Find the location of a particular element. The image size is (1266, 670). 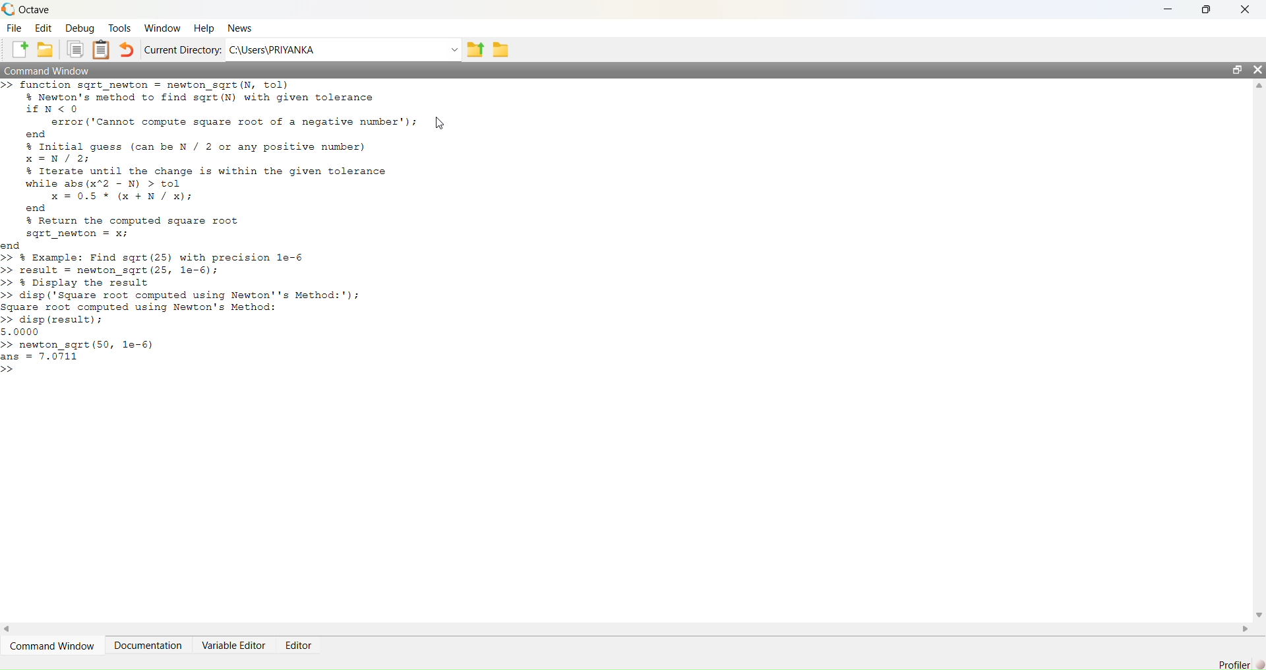

Right is located at coordinates (1248, 628).